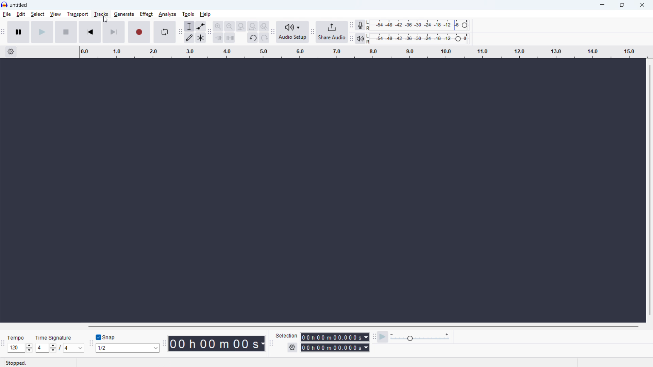 The width and height of the screenshot is (653, 367). What do you see at coordinates (16, 338) in the screenshot?
I see `tempo` at bounding box center [16, 338].